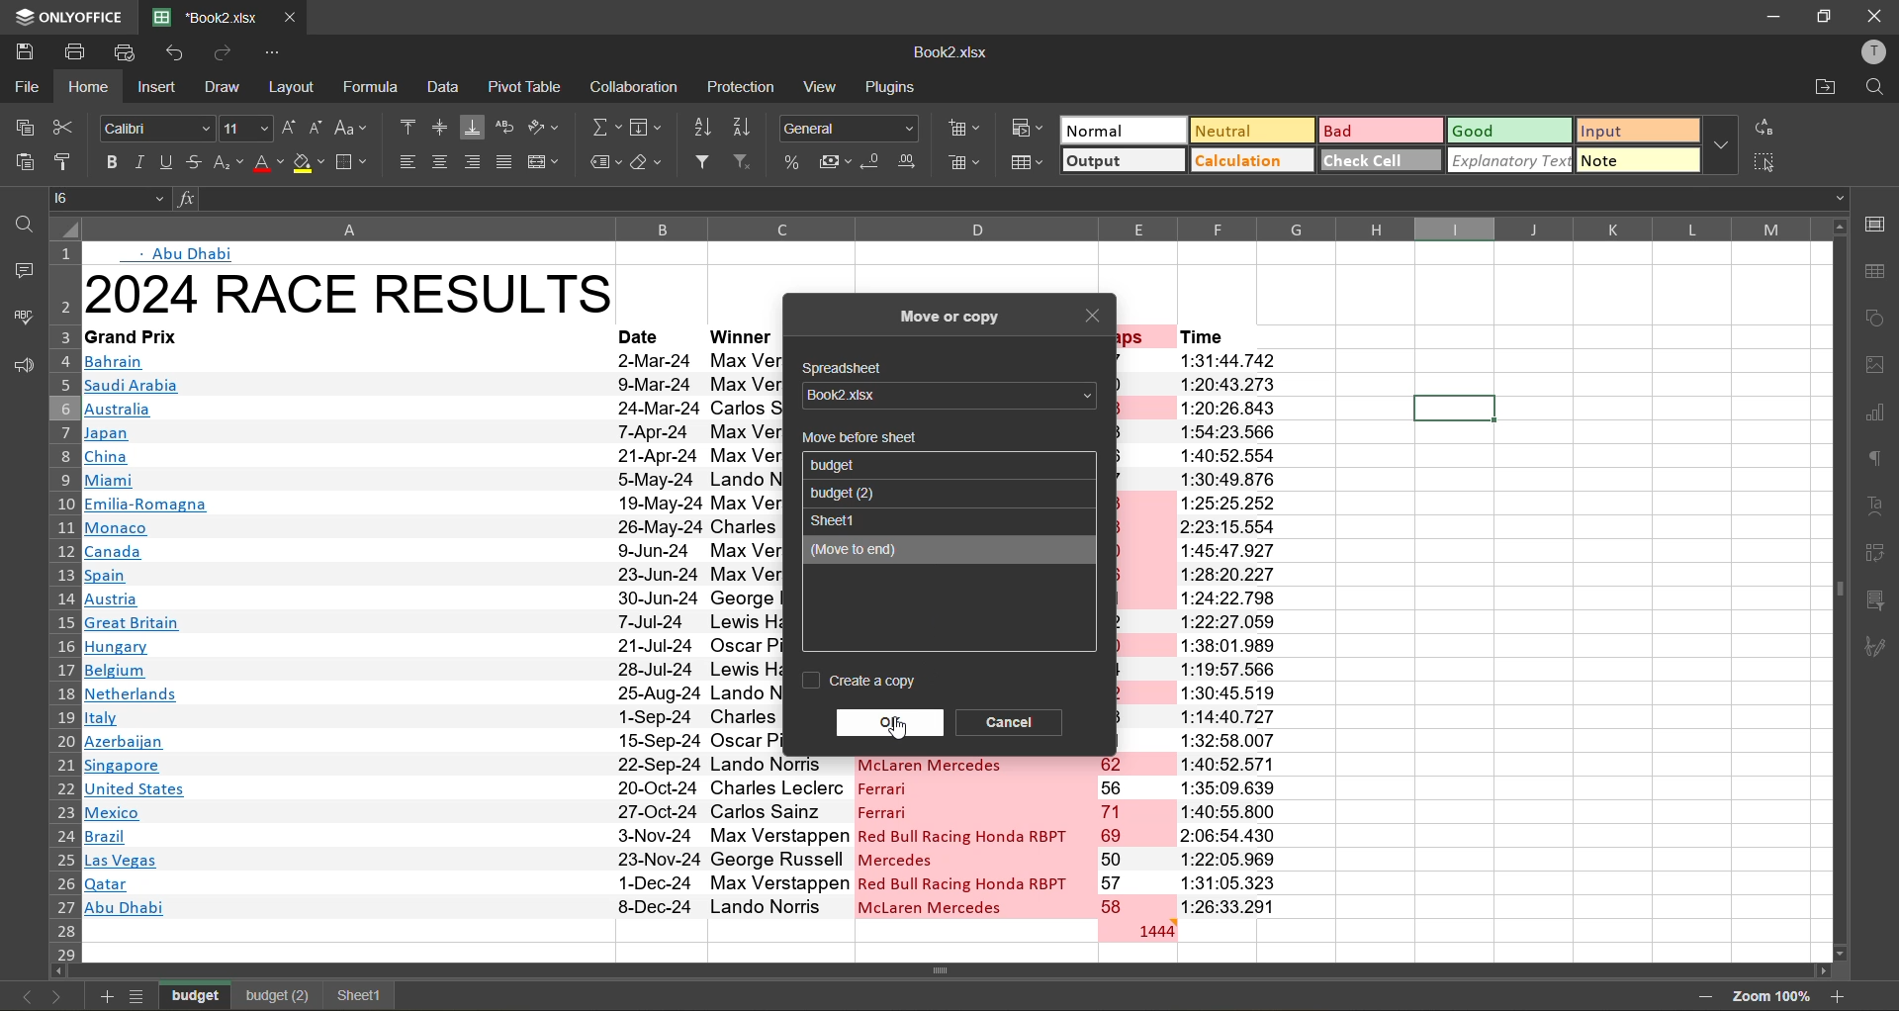 Image resolution: width=1899 pixels, height=1011 pixels. Describe the element at coordinates (311, 167) in the screenshot. I see `fill color` at that location.